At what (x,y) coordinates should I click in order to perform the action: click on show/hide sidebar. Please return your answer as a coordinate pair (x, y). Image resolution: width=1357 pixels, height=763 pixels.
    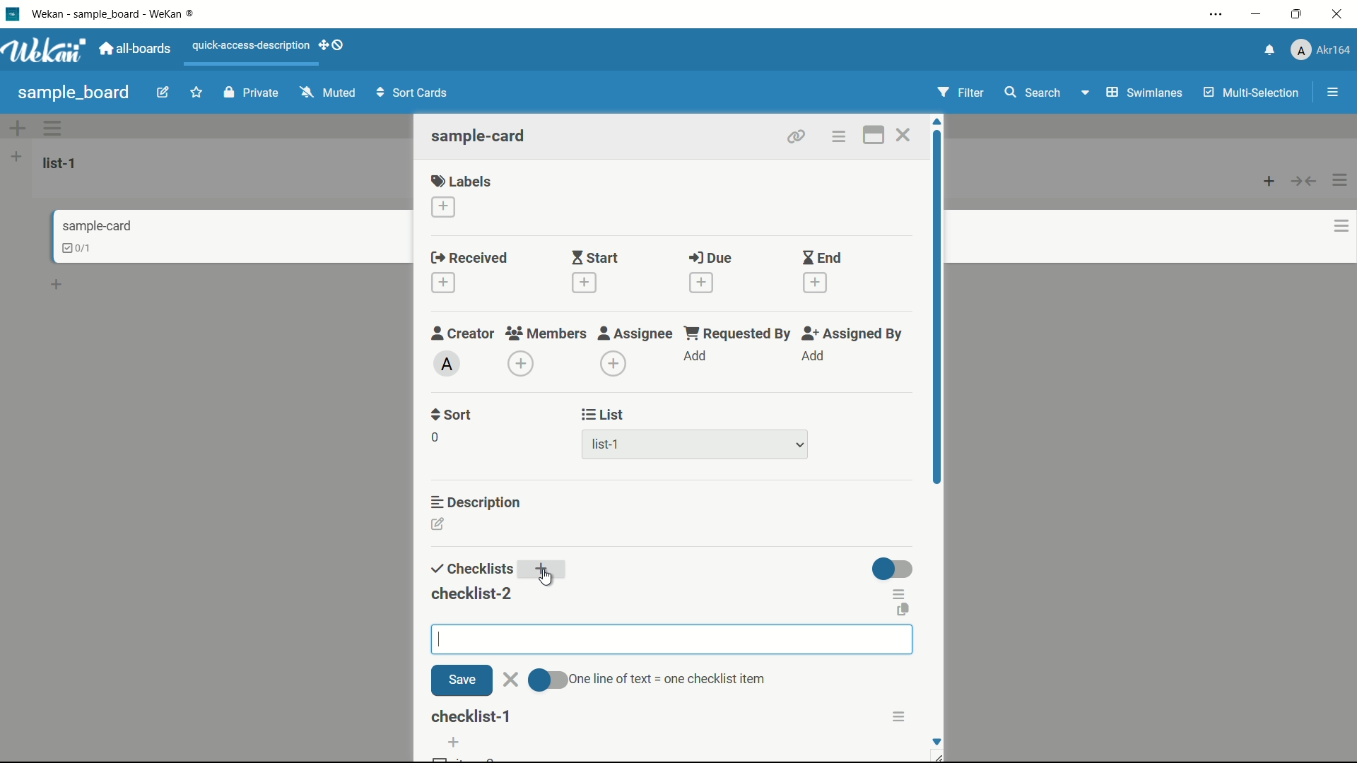
    Looking at the image, I should click on (1334, 93).